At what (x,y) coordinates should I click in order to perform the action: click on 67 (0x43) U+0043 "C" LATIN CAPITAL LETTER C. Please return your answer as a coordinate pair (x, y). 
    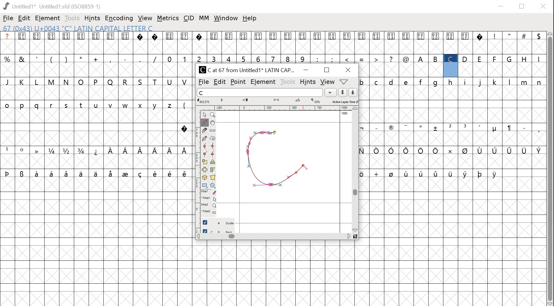
    Looking at the image, I should click on (85, 28).